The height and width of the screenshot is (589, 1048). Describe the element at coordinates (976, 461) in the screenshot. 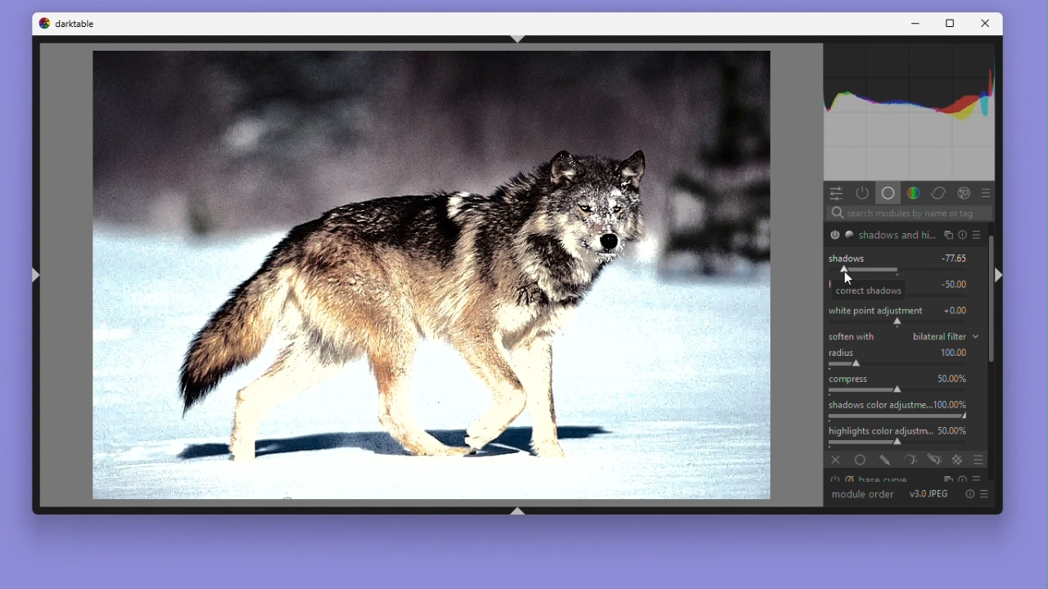

I see `blending options` at that location.